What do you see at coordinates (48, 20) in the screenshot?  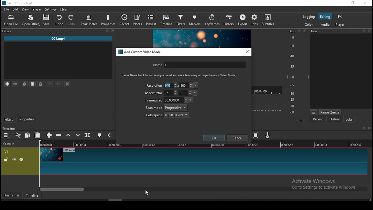 I see `save` at bounding box center [48, 20].